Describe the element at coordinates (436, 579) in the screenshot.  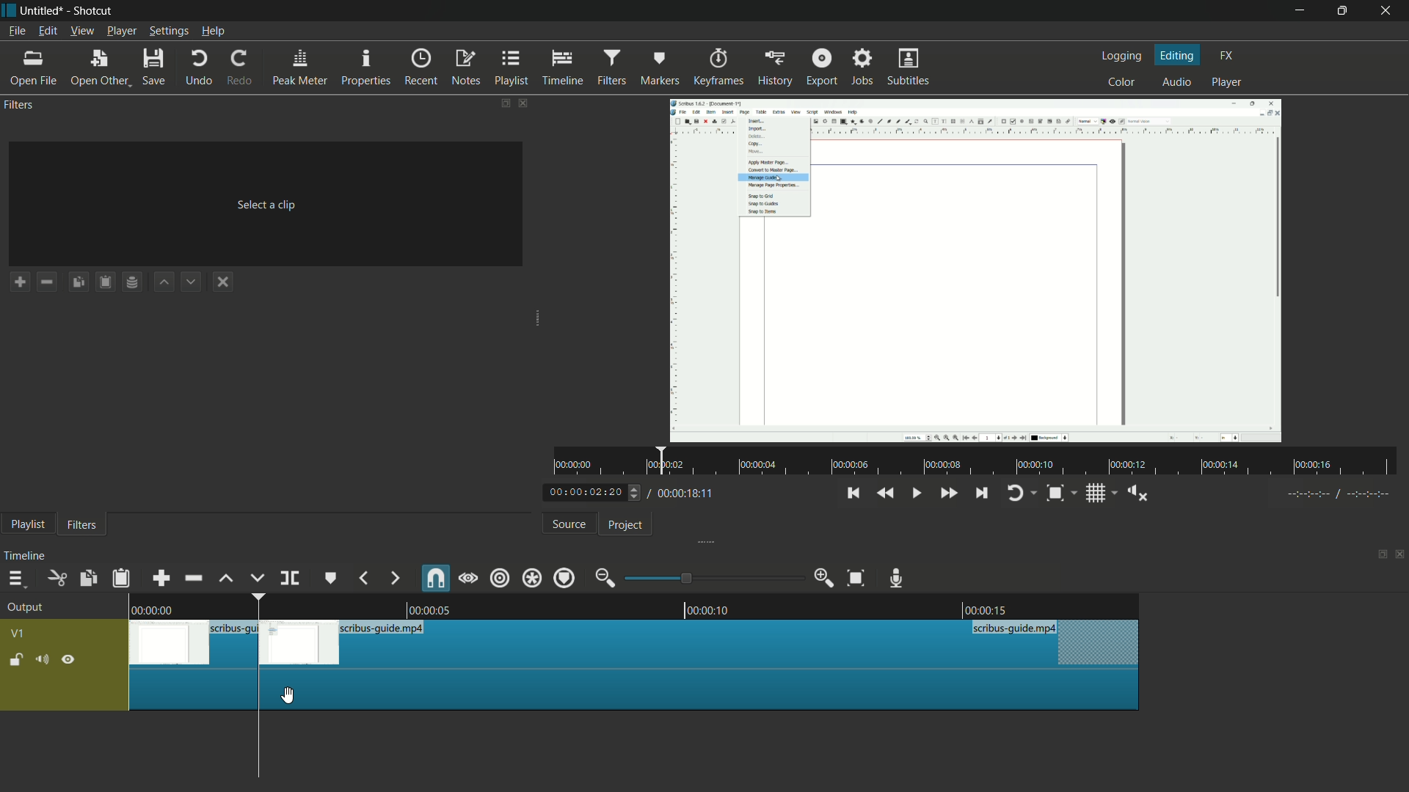
I see `snap` at that location.